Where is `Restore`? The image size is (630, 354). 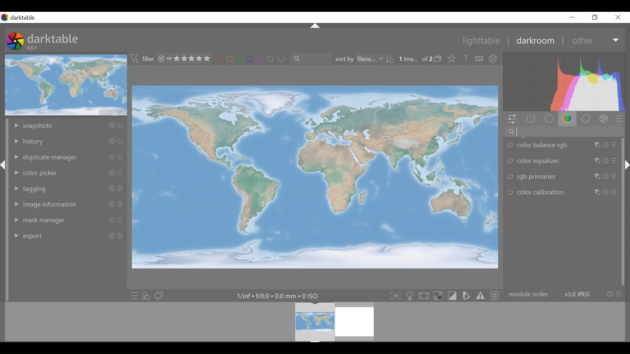
Restore is located at coordinates (597, 17).